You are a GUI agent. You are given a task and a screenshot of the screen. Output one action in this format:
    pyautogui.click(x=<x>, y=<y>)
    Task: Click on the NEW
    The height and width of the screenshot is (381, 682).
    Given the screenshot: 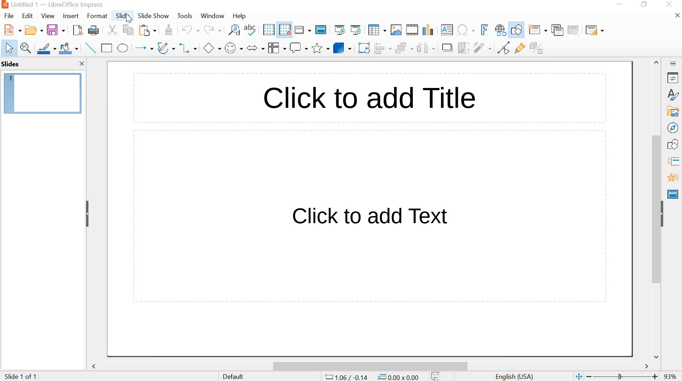 What is the action you would take?
    pyautogui.click(x=11, y=30)
    